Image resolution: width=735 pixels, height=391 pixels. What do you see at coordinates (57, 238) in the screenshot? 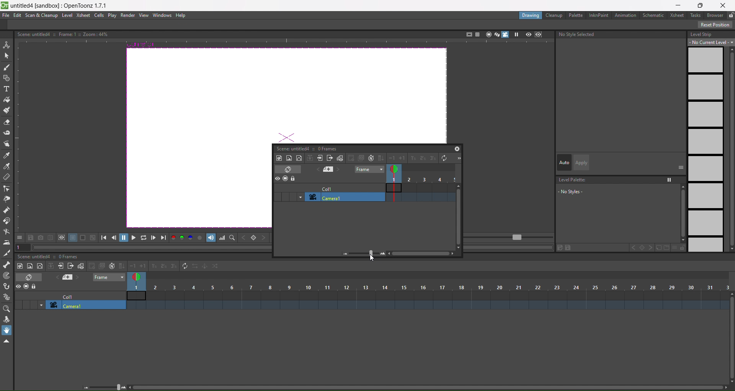
I see `icon` at bounding box center [57, 238].